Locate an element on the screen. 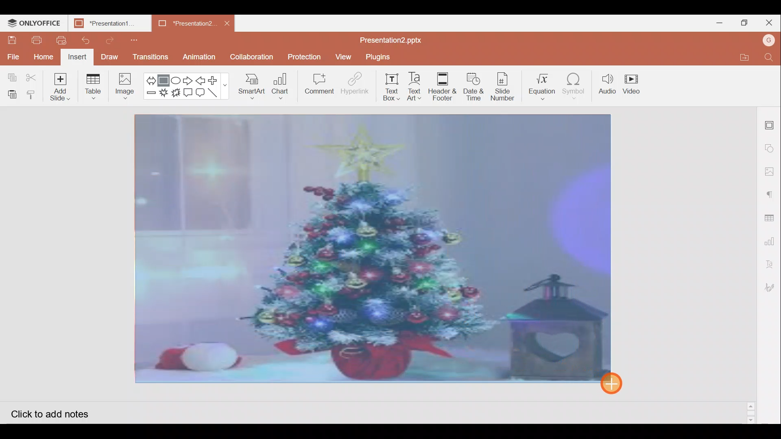 The height and width of the screenshot is (439, 781). Explosion 1 is located at coordinates (164, 93).